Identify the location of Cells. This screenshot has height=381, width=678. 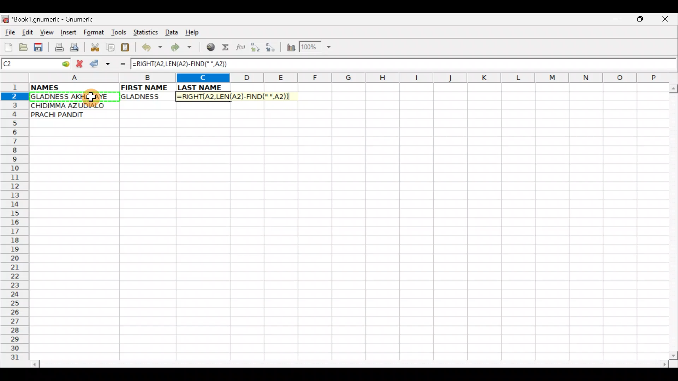
(351, 244).